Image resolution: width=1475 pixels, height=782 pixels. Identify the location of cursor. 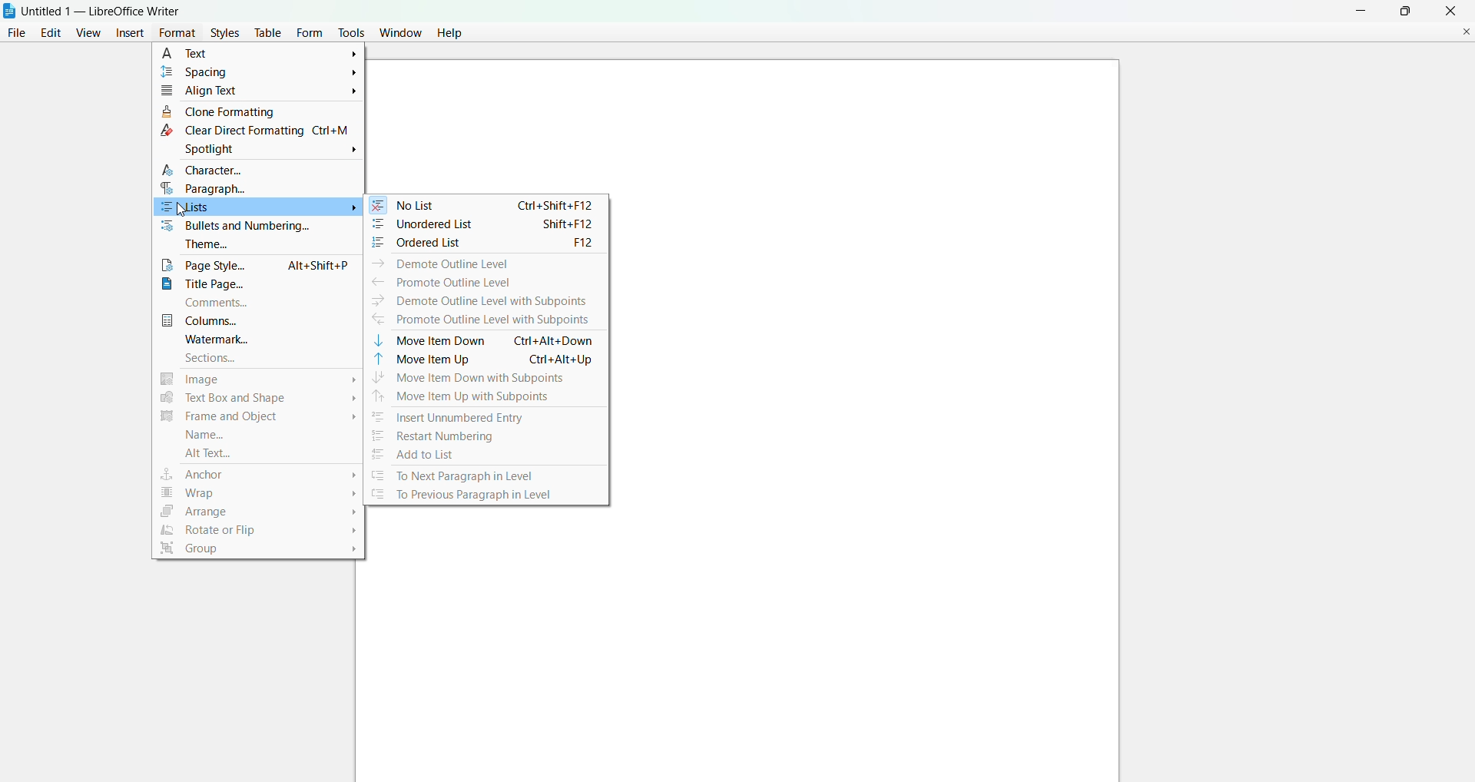
(182, 209).